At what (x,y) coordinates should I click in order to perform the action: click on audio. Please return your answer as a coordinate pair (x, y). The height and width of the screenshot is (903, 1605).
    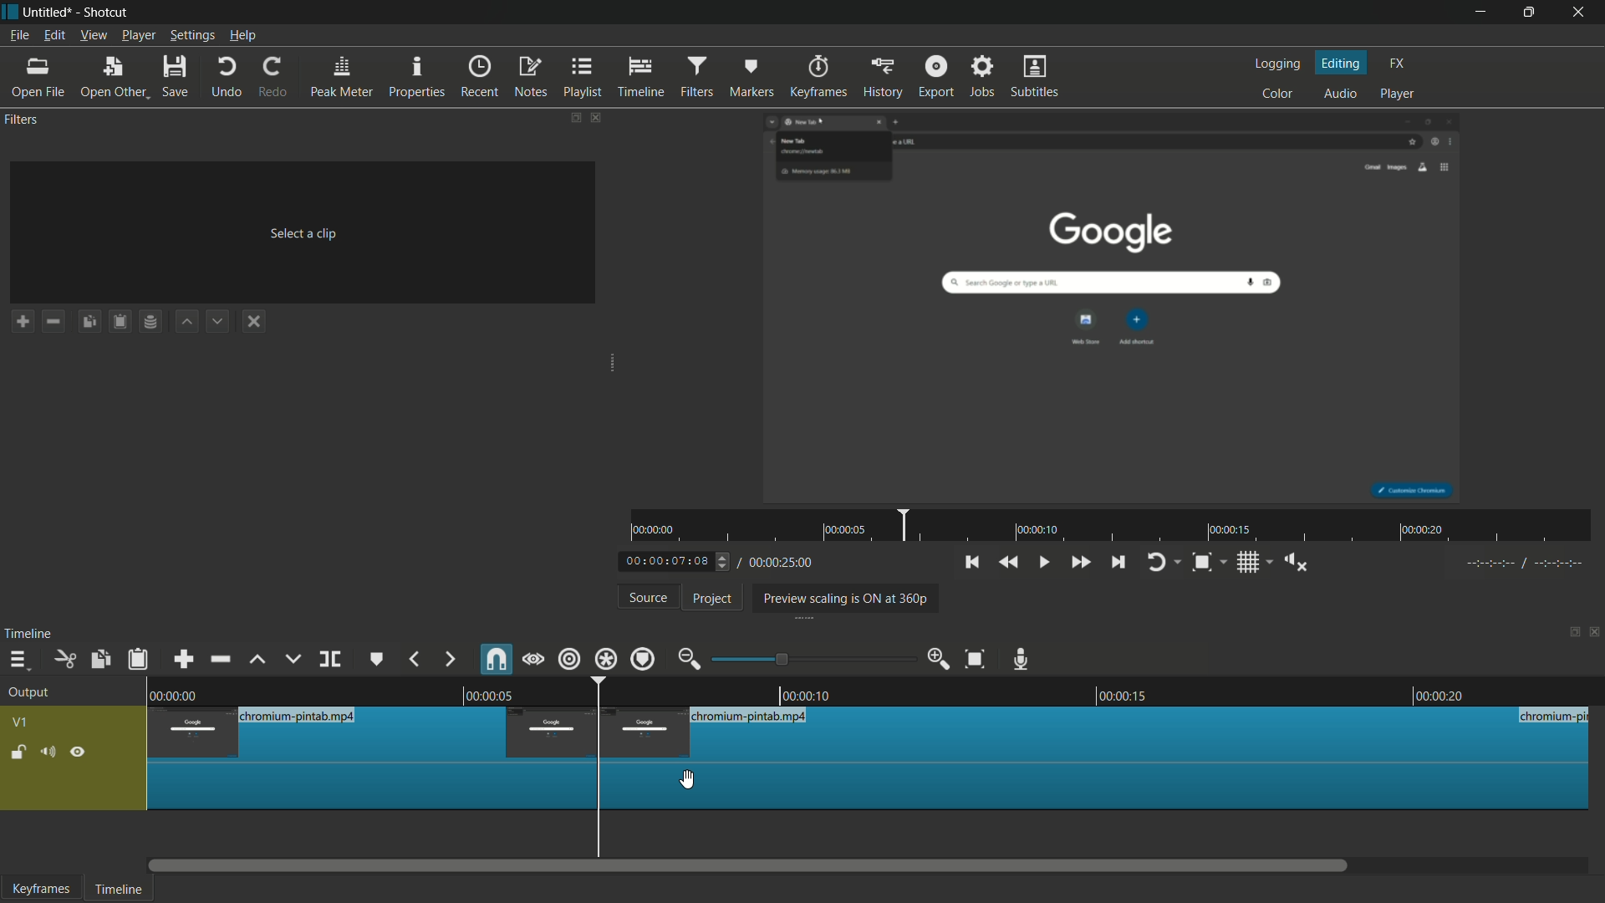
    Looking at the image, I should click on (1341, 94).